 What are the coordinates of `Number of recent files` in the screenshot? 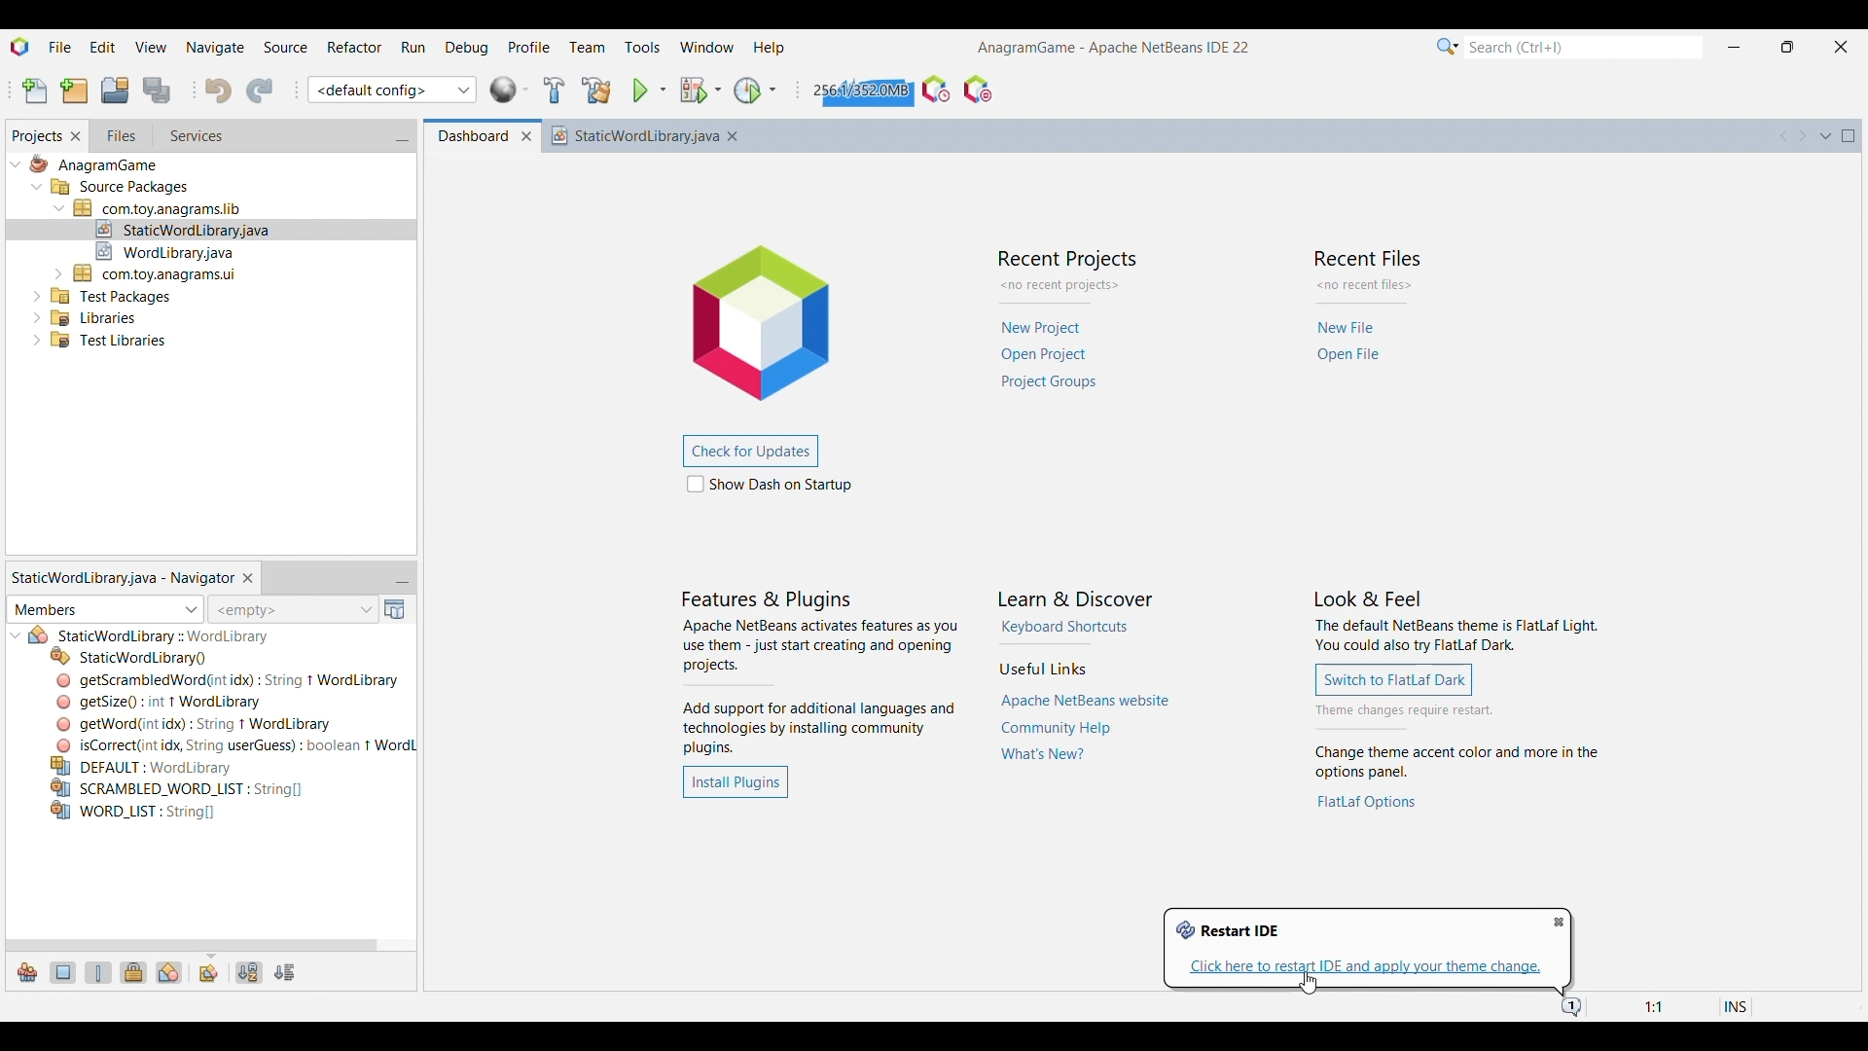 It's located at (1366, 285).